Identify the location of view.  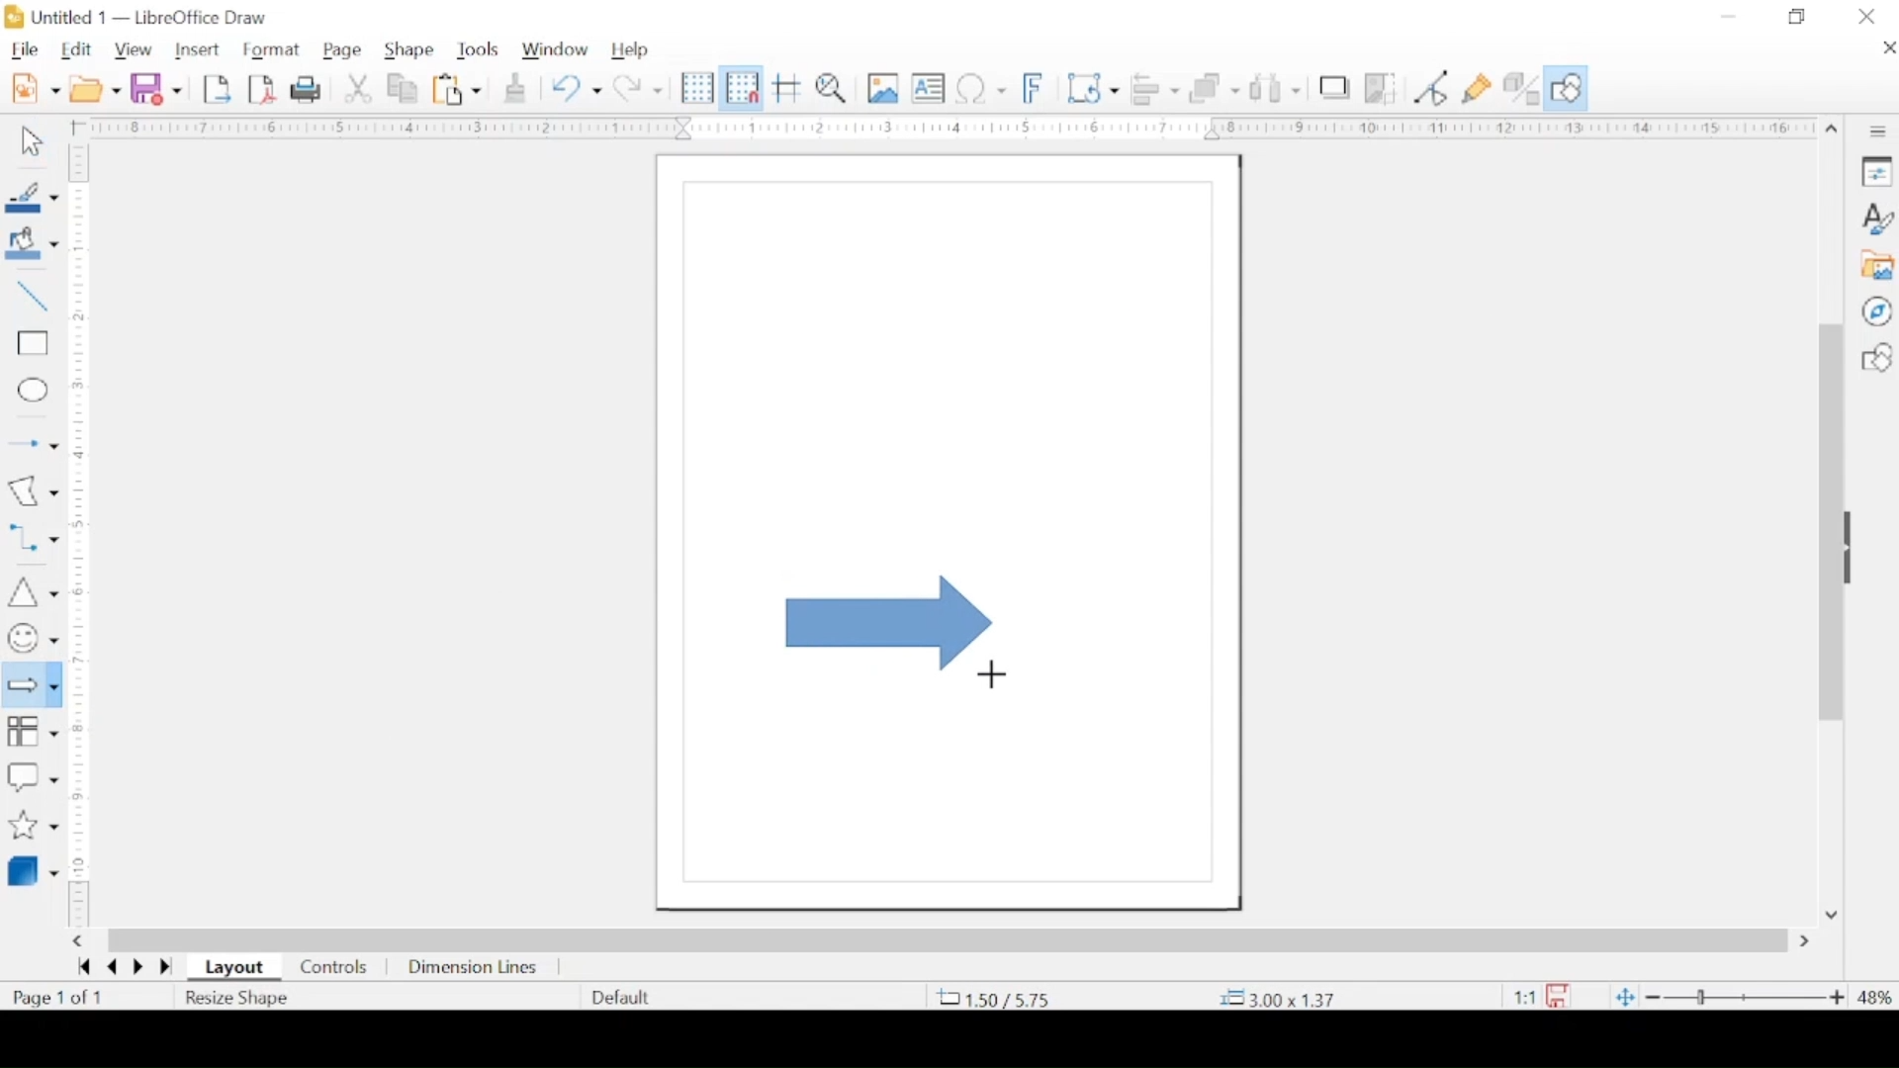
(132, 50).